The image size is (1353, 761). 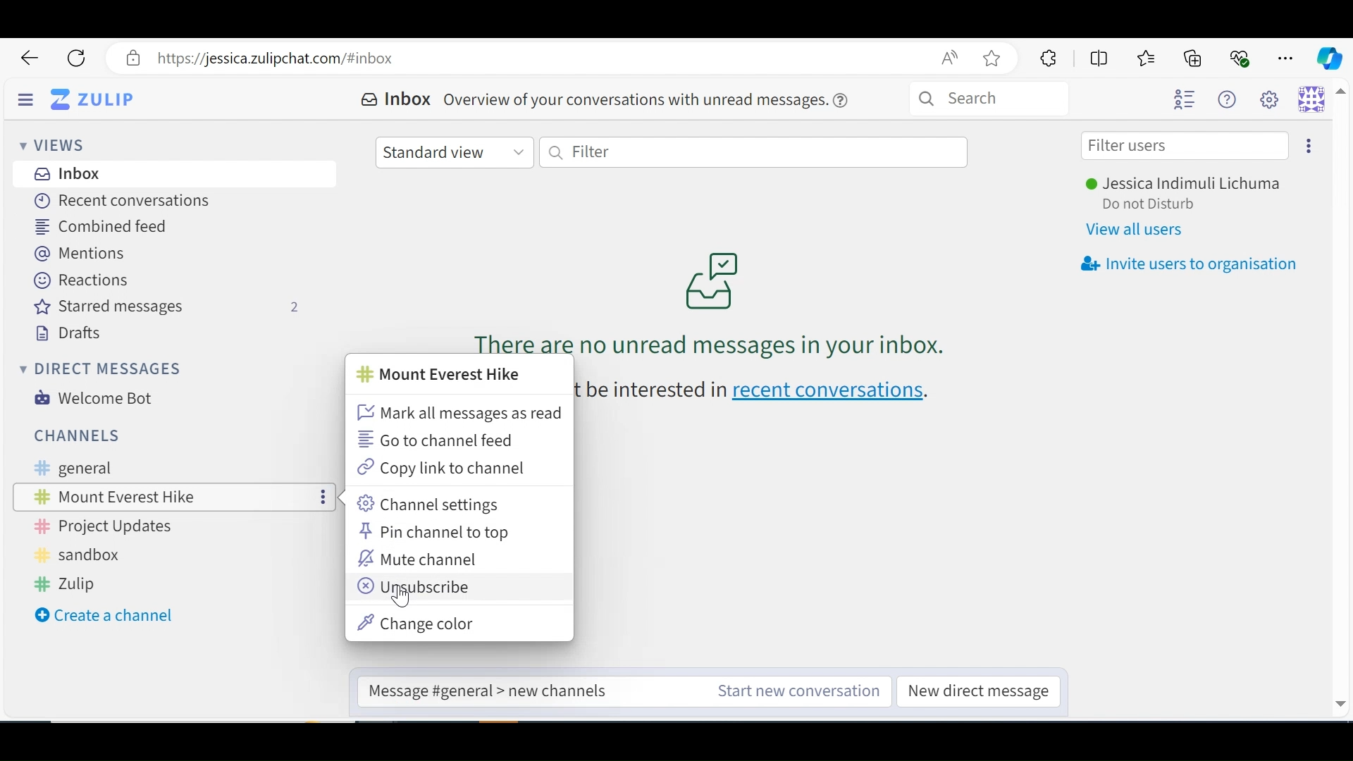 What do you see at coordinates (109, 526) in the screenshot?
I see `Project Updates` at bounding box center [109, 526].